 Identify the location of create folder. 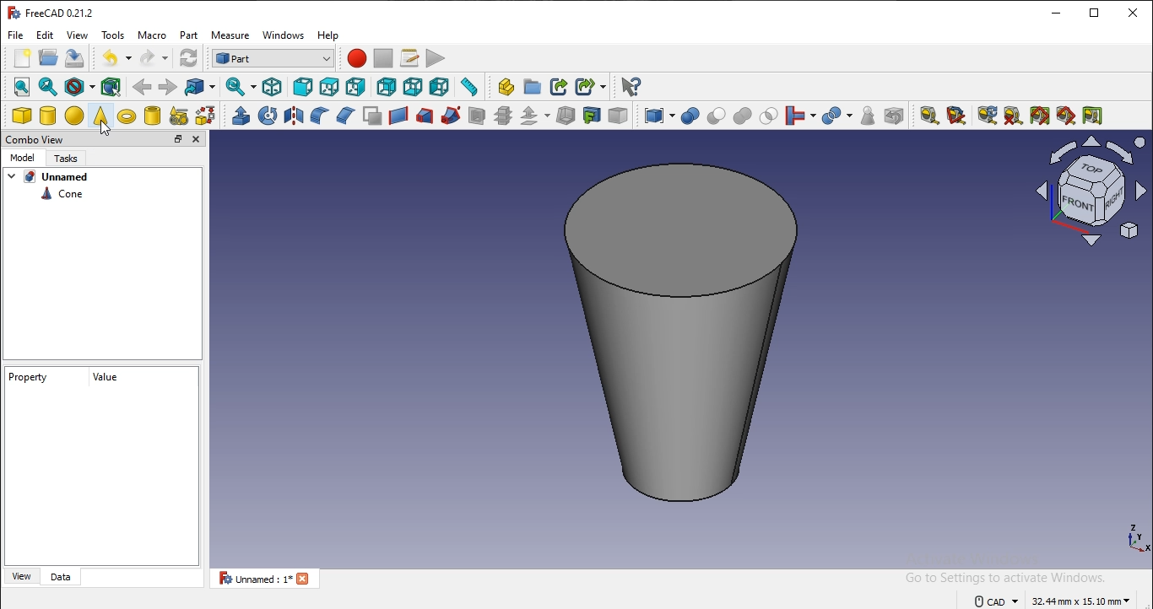
(534, 85).